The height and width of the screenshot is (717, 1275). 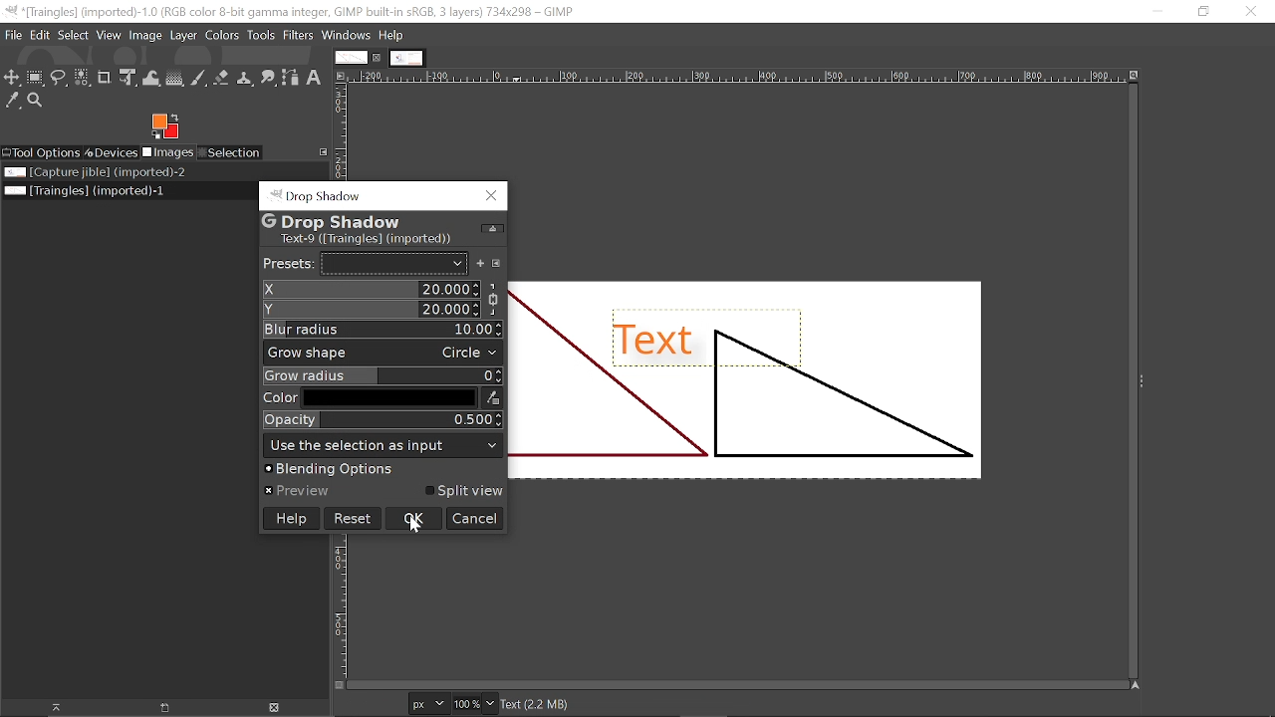 I want to click on Manage presets, so click(x=500, y=263).